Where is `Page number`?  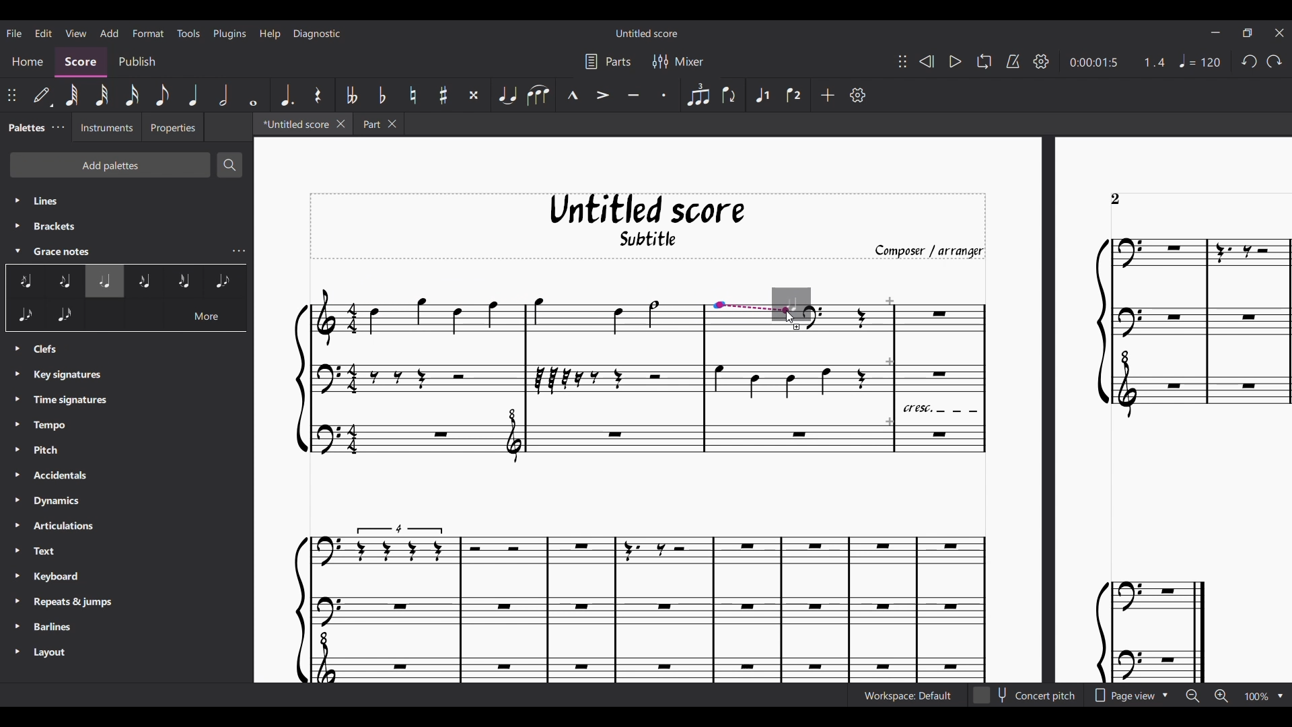 Page number is located at coordinates (1115, 199).